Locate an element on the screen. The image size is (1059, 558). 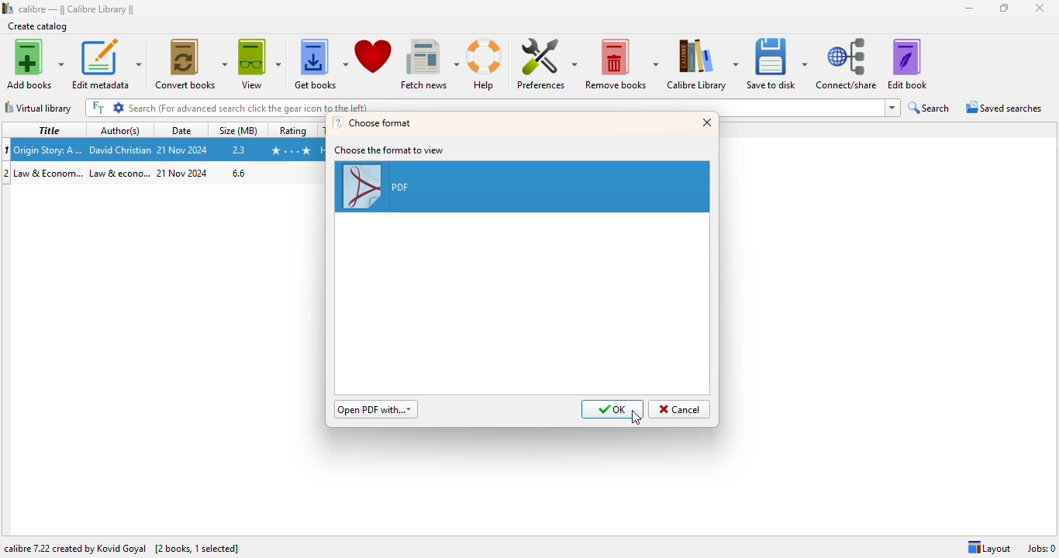
cursor is located at coordinates (636, 418).